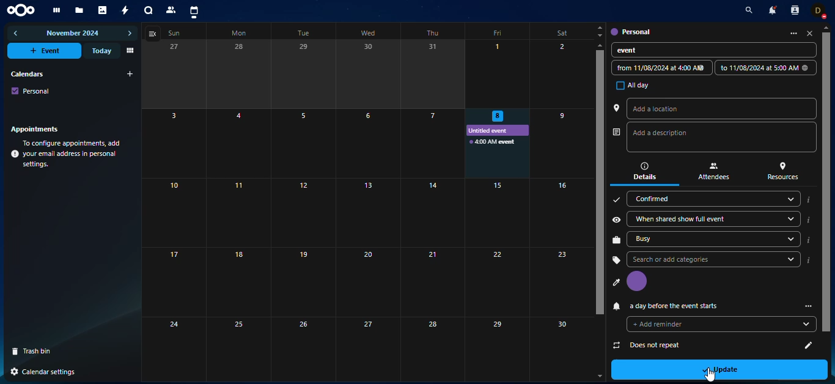  What do you see at coordinates (367, 142) in the screenshot?
I see `6` at bounding box center [367, 142].